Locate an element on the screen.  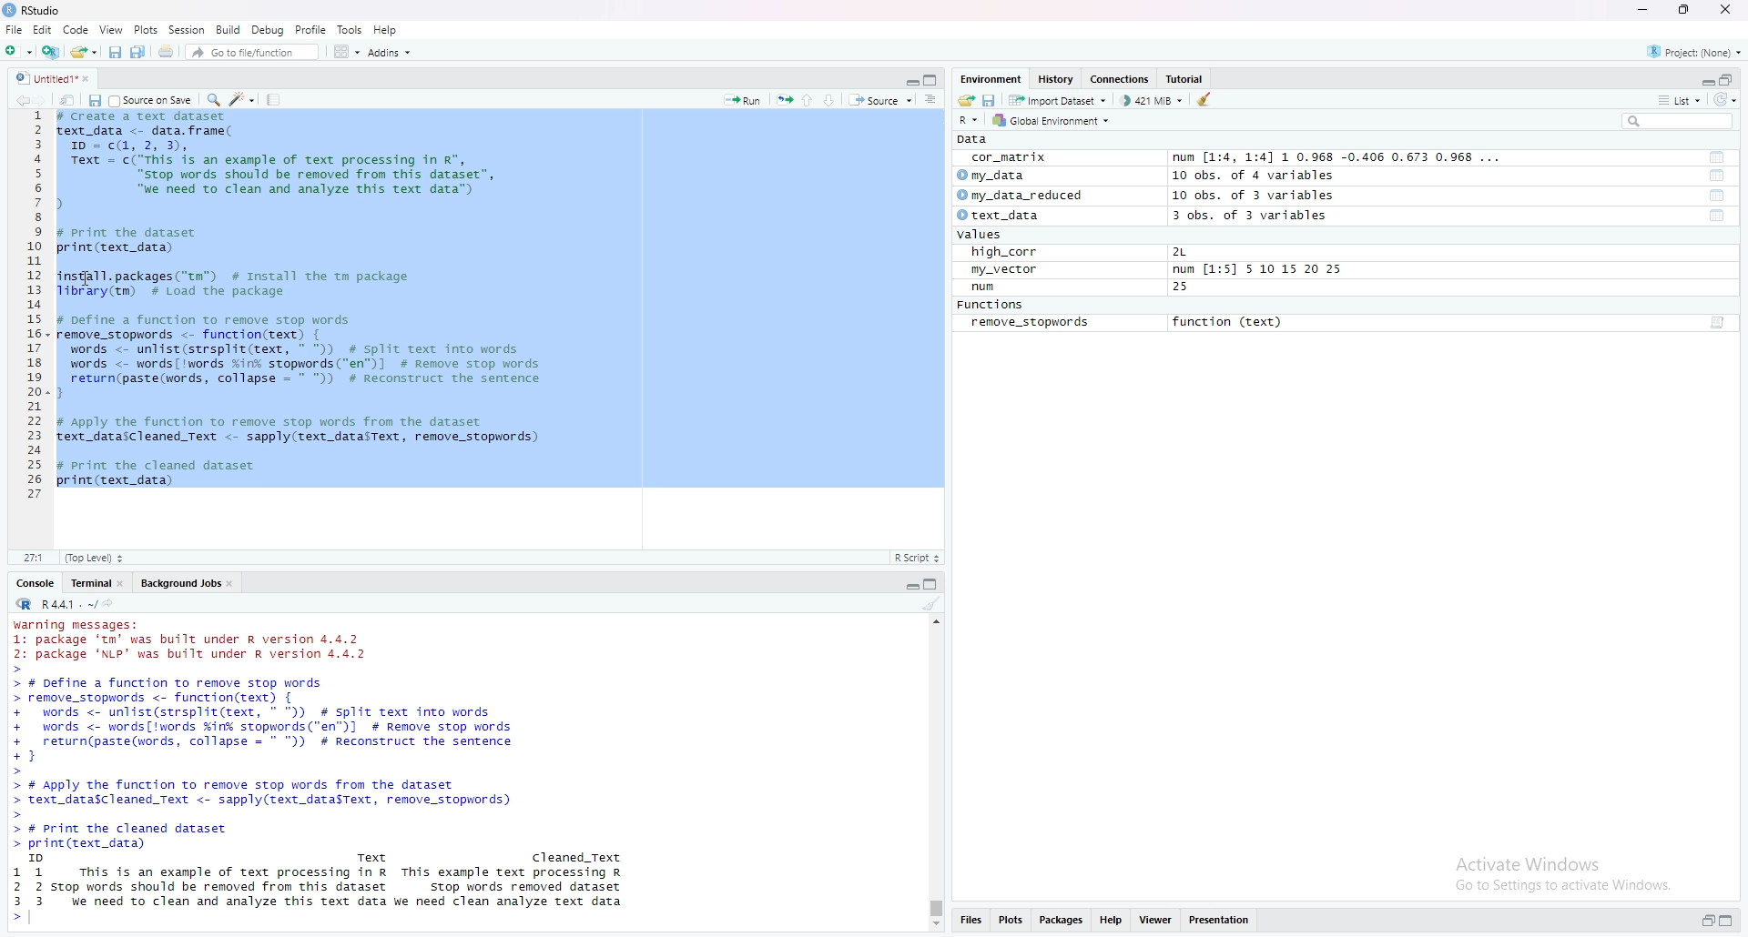
addins is located at coordinates (392, 54).